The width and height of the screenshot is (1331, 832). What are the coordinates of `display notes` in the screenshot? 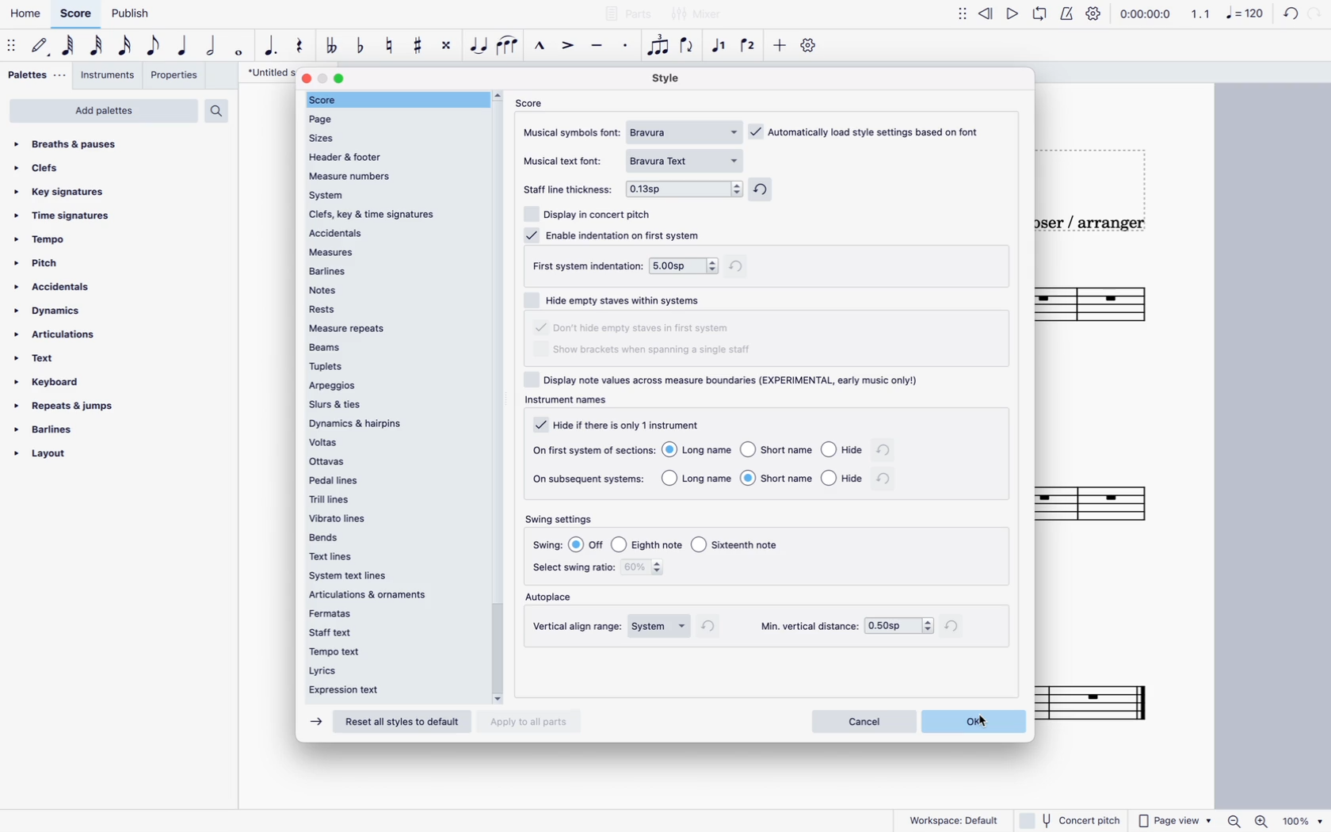 It's located at (729, 380).